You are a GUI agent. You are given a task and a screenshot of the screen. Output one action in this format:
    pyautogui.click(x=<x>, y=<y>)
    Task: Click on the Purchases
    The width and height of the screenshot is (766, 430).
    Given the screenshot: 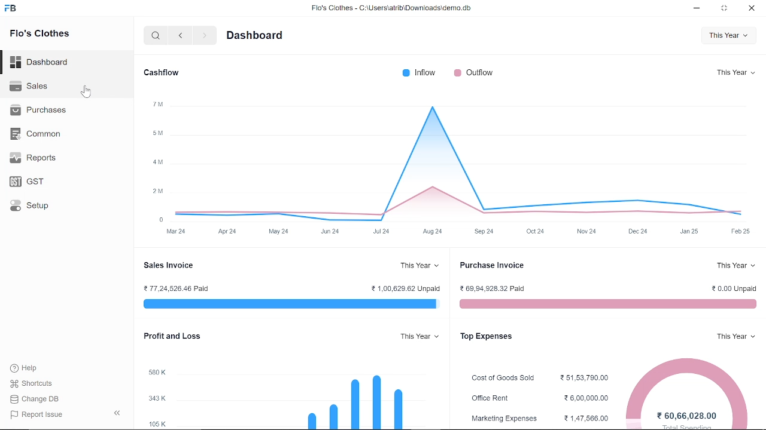 What is the action you would take?
    pyautogui.click(x=41, y=110)
    